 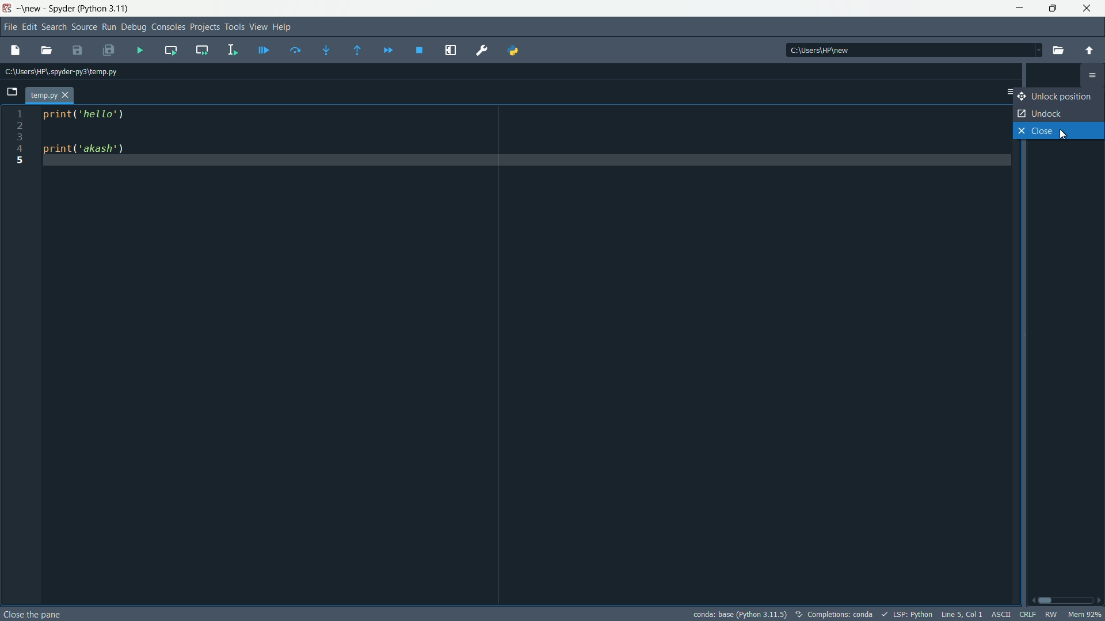 What do you see at coordinates (513, 49) in the screenshot?
I see `python path manager` at bounding box center [513, 49].